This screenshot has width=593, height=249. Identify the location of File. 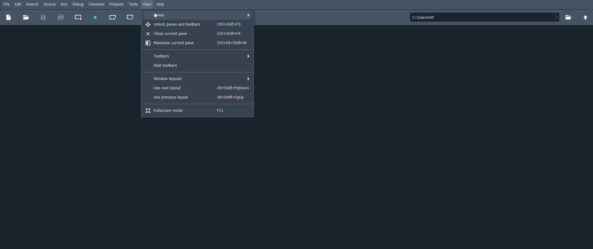
(7, 4).